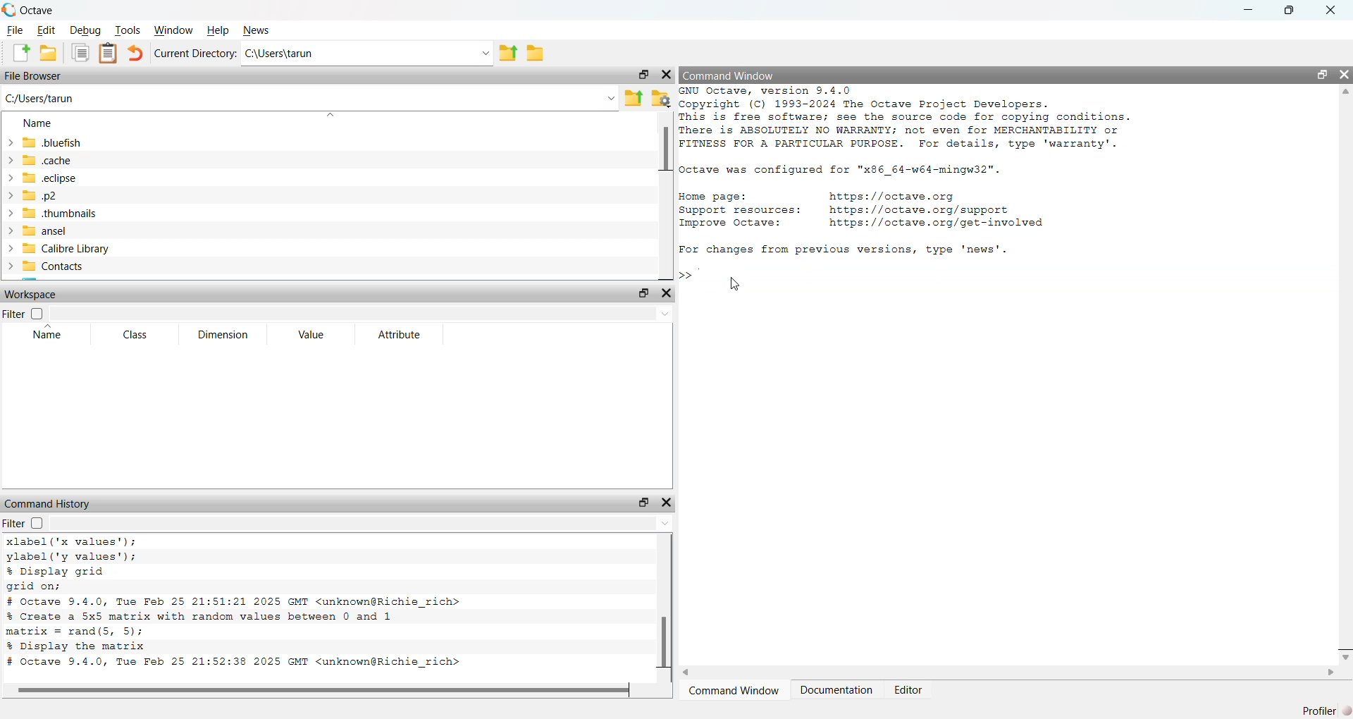  Describe the element at coordinates (1321, 75) in the screenshot. I see `maximise` at that location.